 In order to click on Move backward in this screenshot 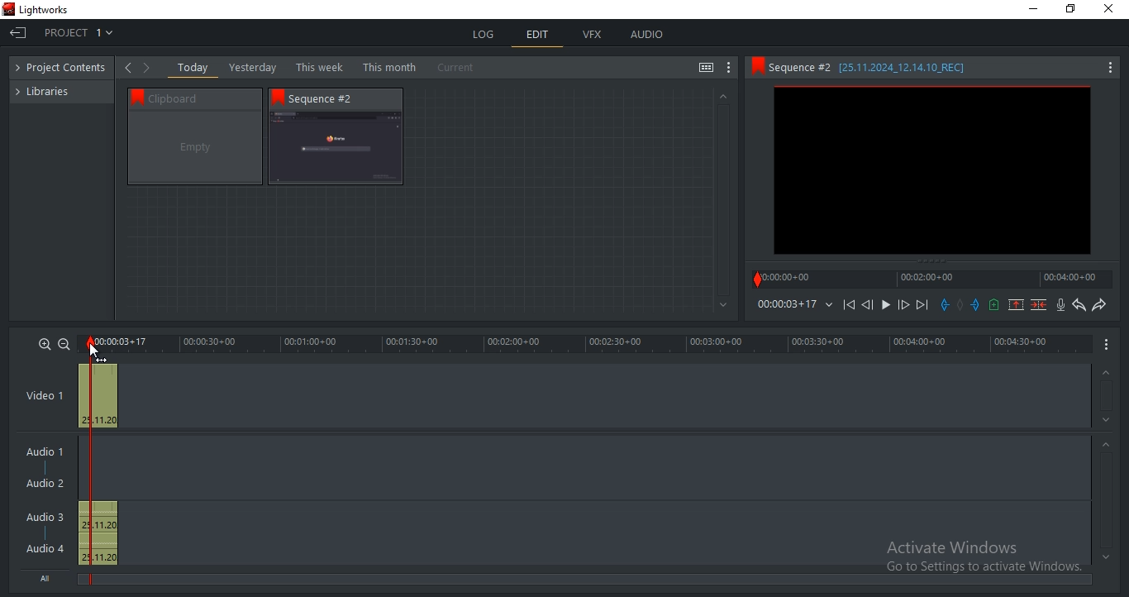, I will do `click(851, 308)`.